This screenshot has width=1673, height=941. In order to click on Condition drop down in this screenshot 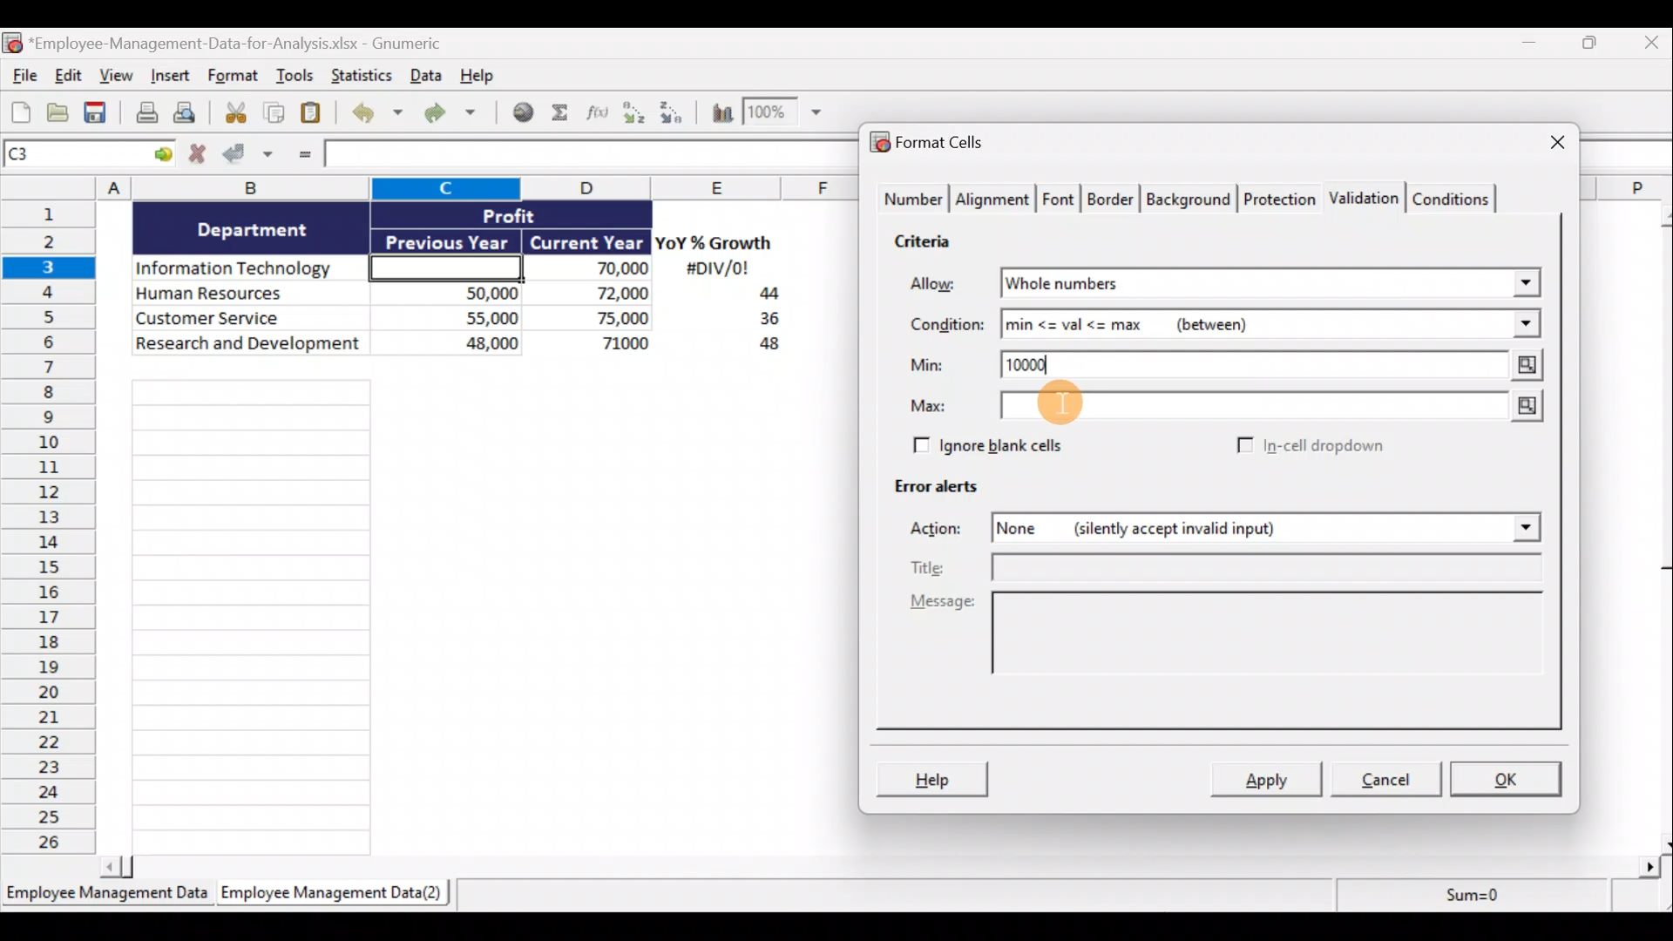, I will do `click(1527, 325)`.